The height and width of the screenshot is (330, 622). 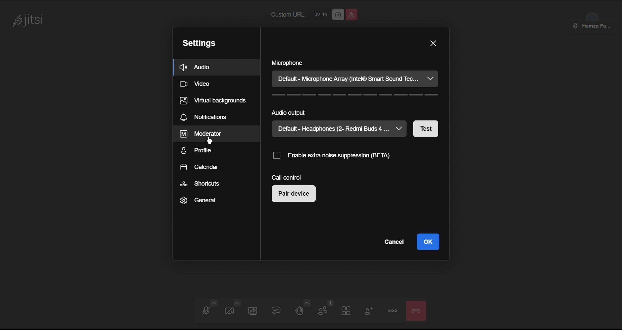 I want to click on Performance, so click(x=337, y=15).